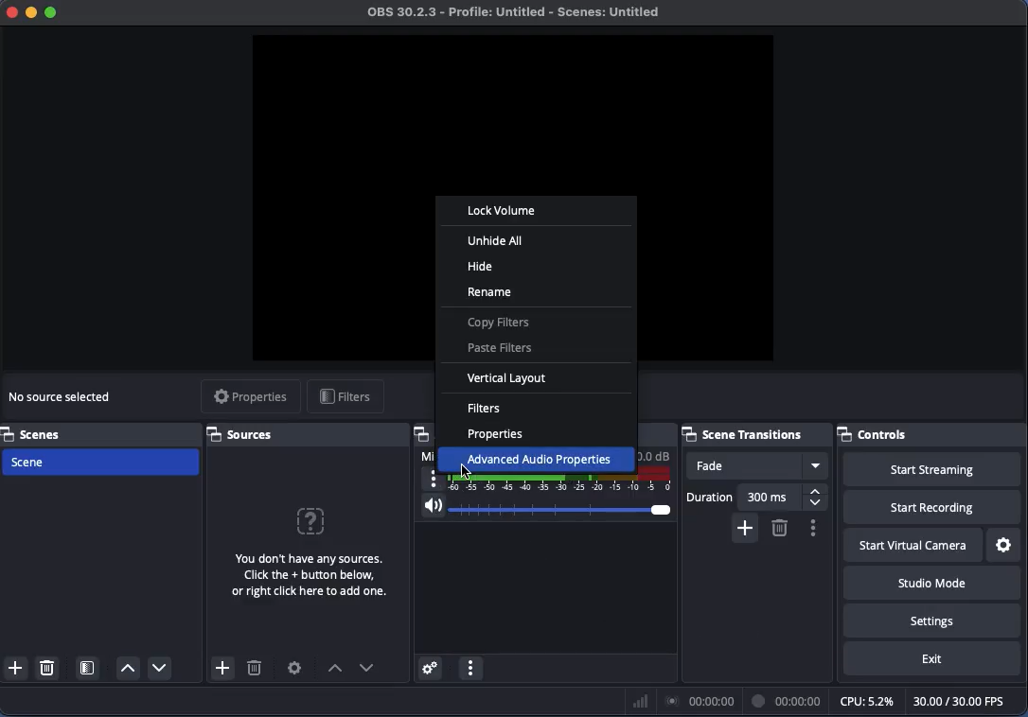  Describe the element at coordinates (221, 668) in the screenshot. I see `Add source` at that location.